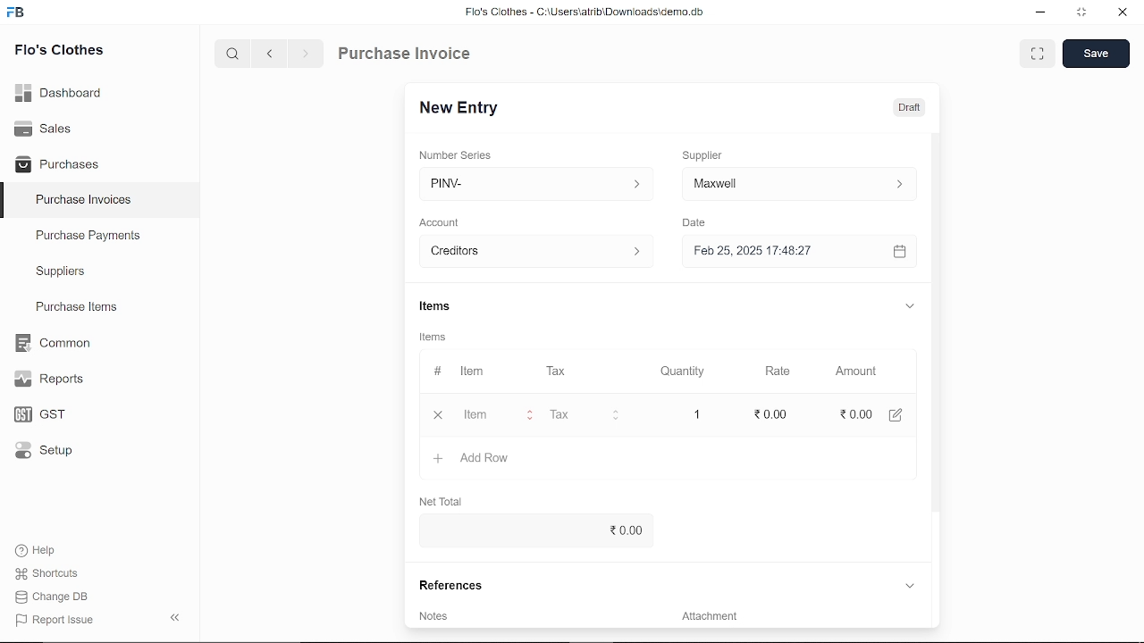 This screenshot has width=1144, height=643. What do you see at coordinates (585, 414) in the screenshot?
I see `input Tax` at bounding box center [585, 414].